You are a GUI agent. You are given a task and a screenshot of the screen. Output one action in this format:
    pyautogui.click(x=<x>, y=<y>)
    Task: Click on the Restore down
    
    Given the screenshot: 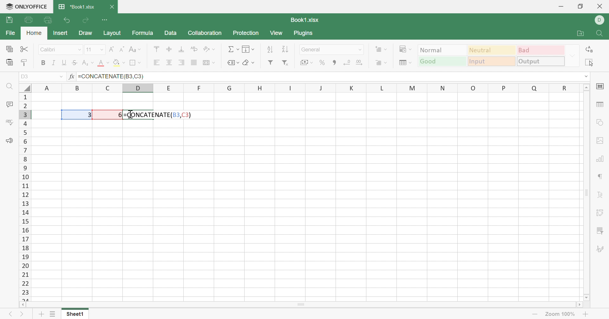 What is the action you would take?
    pyautogui.click(x=582, y=6)
    